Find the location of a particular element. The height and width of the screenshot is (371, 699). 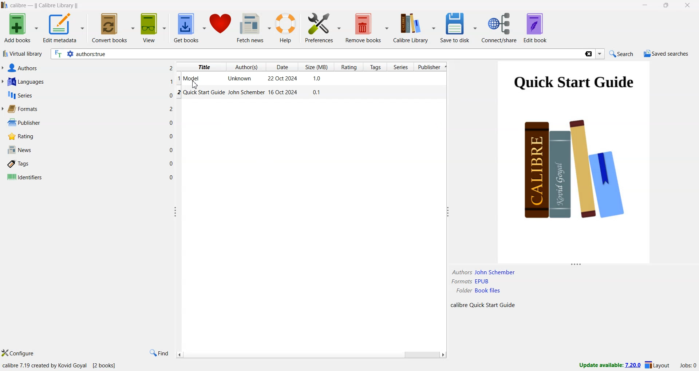

news is located at coordinates (19, 150).